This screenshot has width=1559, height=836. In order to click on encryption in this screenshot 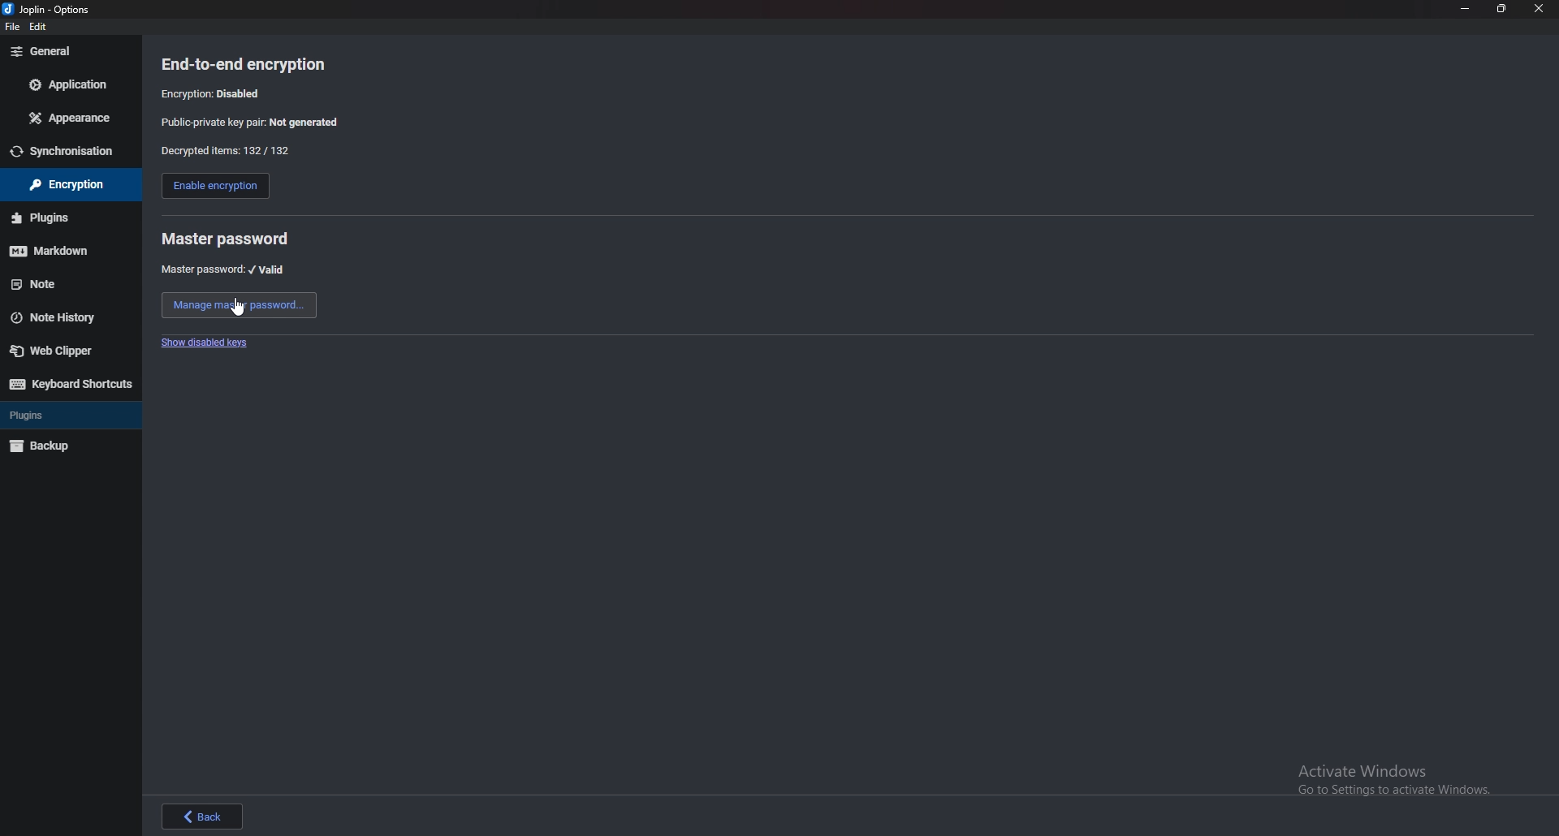, I will do `click(215, 93)`.